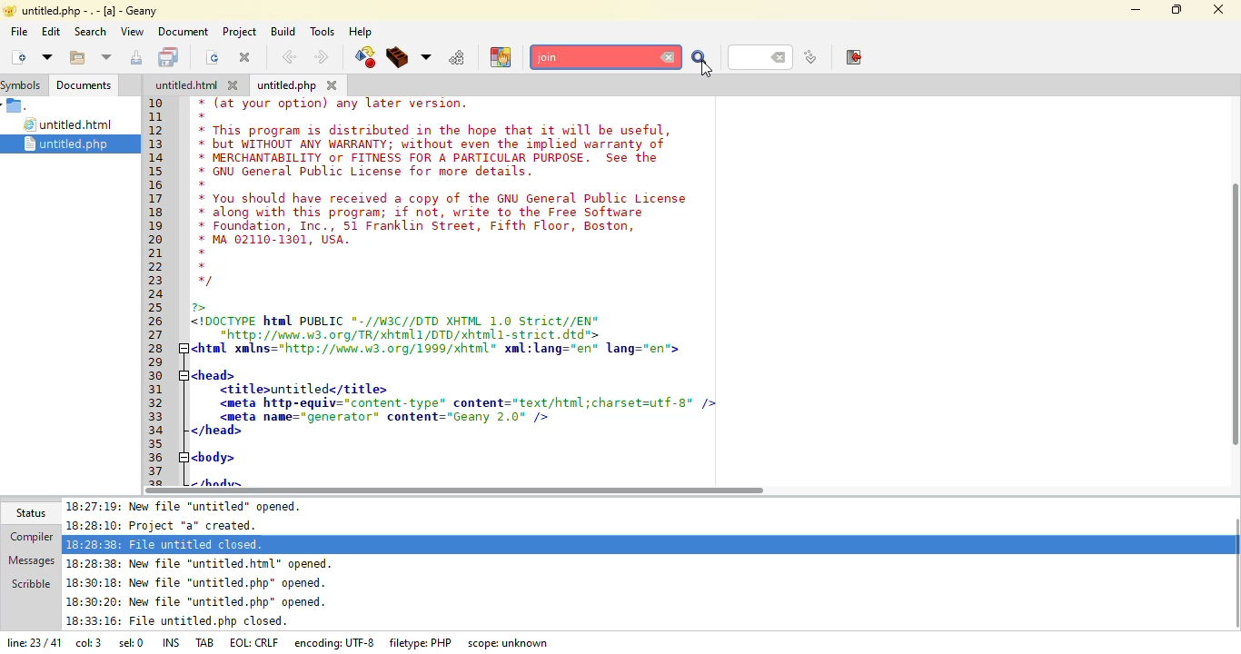  I want to click on 30, so click(160, 376).